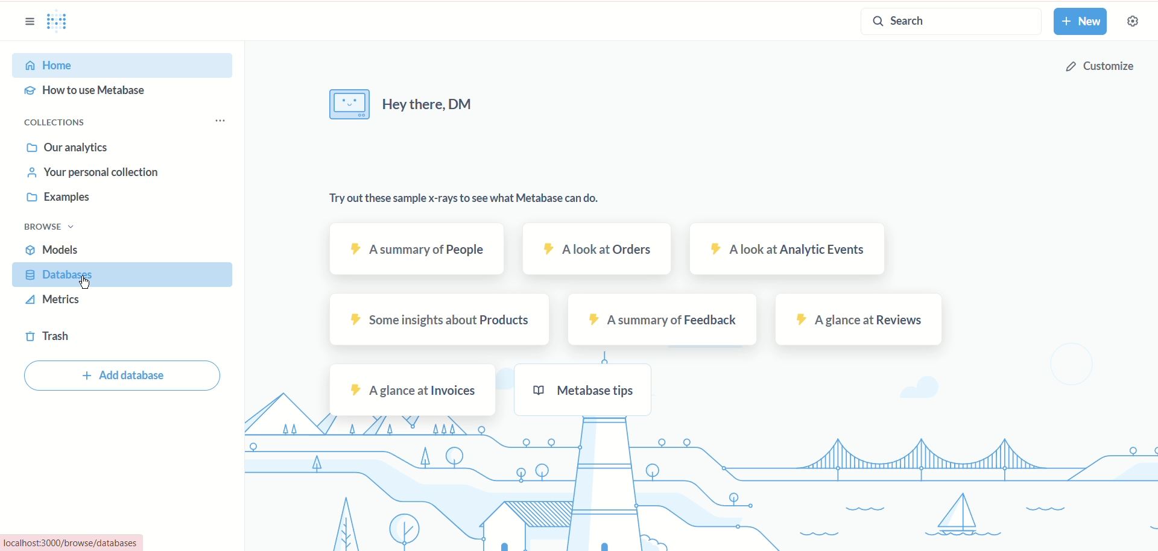 The height and width of the screenshot is (551, 1158). What do you see at coordinates (786, 250) in the screenshot?
I see `A look at Analytic Events` at bounding box center [786, 250].